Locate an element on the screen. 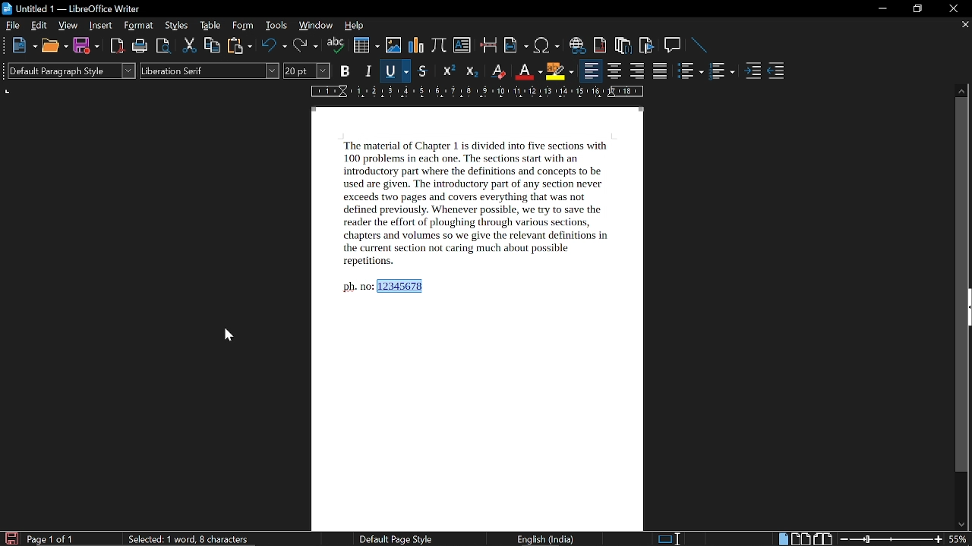  align center is located at coordinates (615, 72).